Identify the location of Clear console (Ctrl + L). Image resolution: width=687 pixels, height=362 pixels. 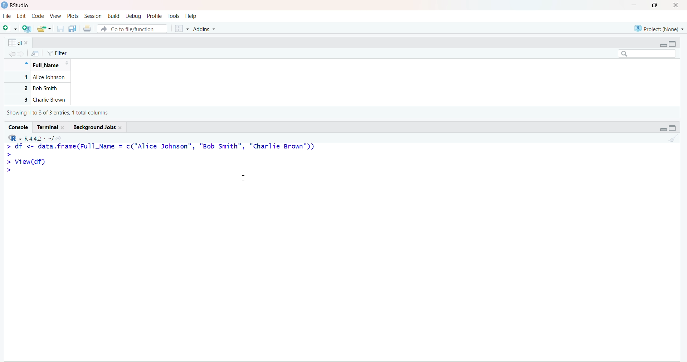
(673, 139).